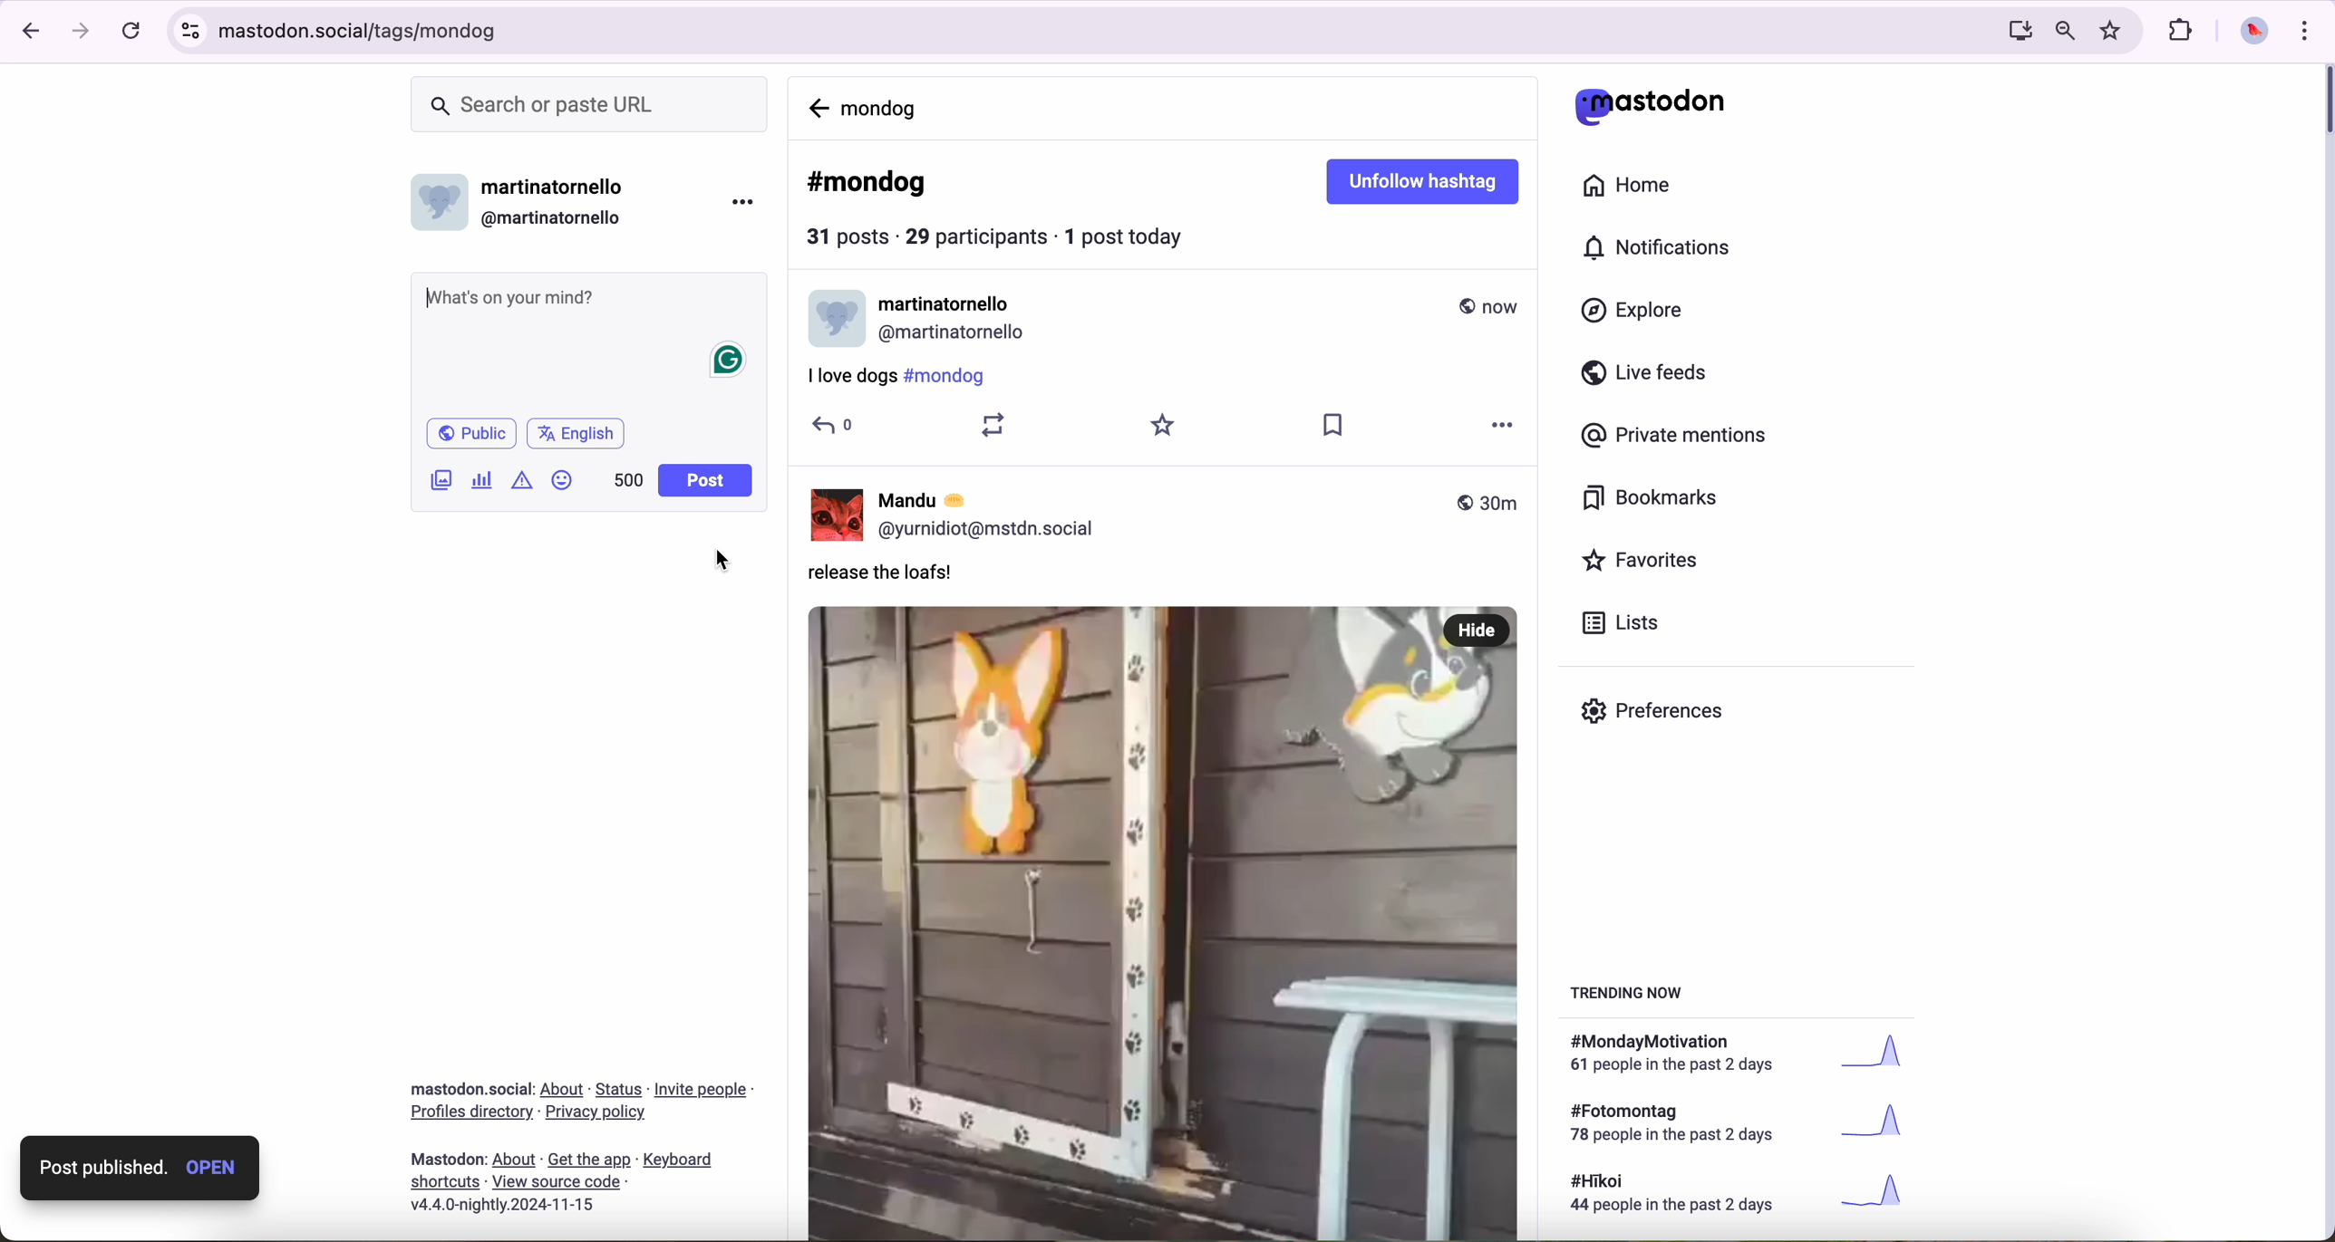  Describe the element at coordinates (888, 380) in the screenshot. I see `release the loafs!` at that location.